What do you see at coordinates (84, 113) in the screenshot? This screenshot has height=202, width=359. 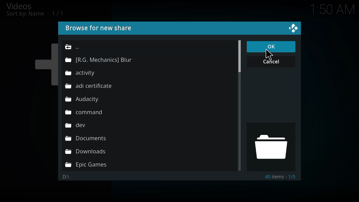 I see `folder` at bounding box center [84, 113].